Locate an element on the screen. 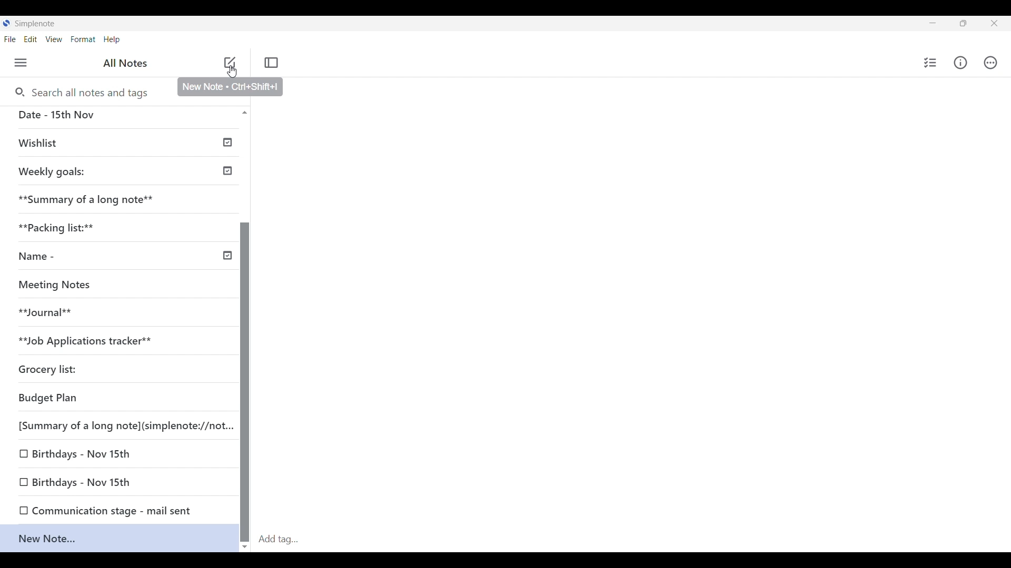 This screenshot has height=568, width=1011. **Summary of a long note** is located at coordinates (94, 200).